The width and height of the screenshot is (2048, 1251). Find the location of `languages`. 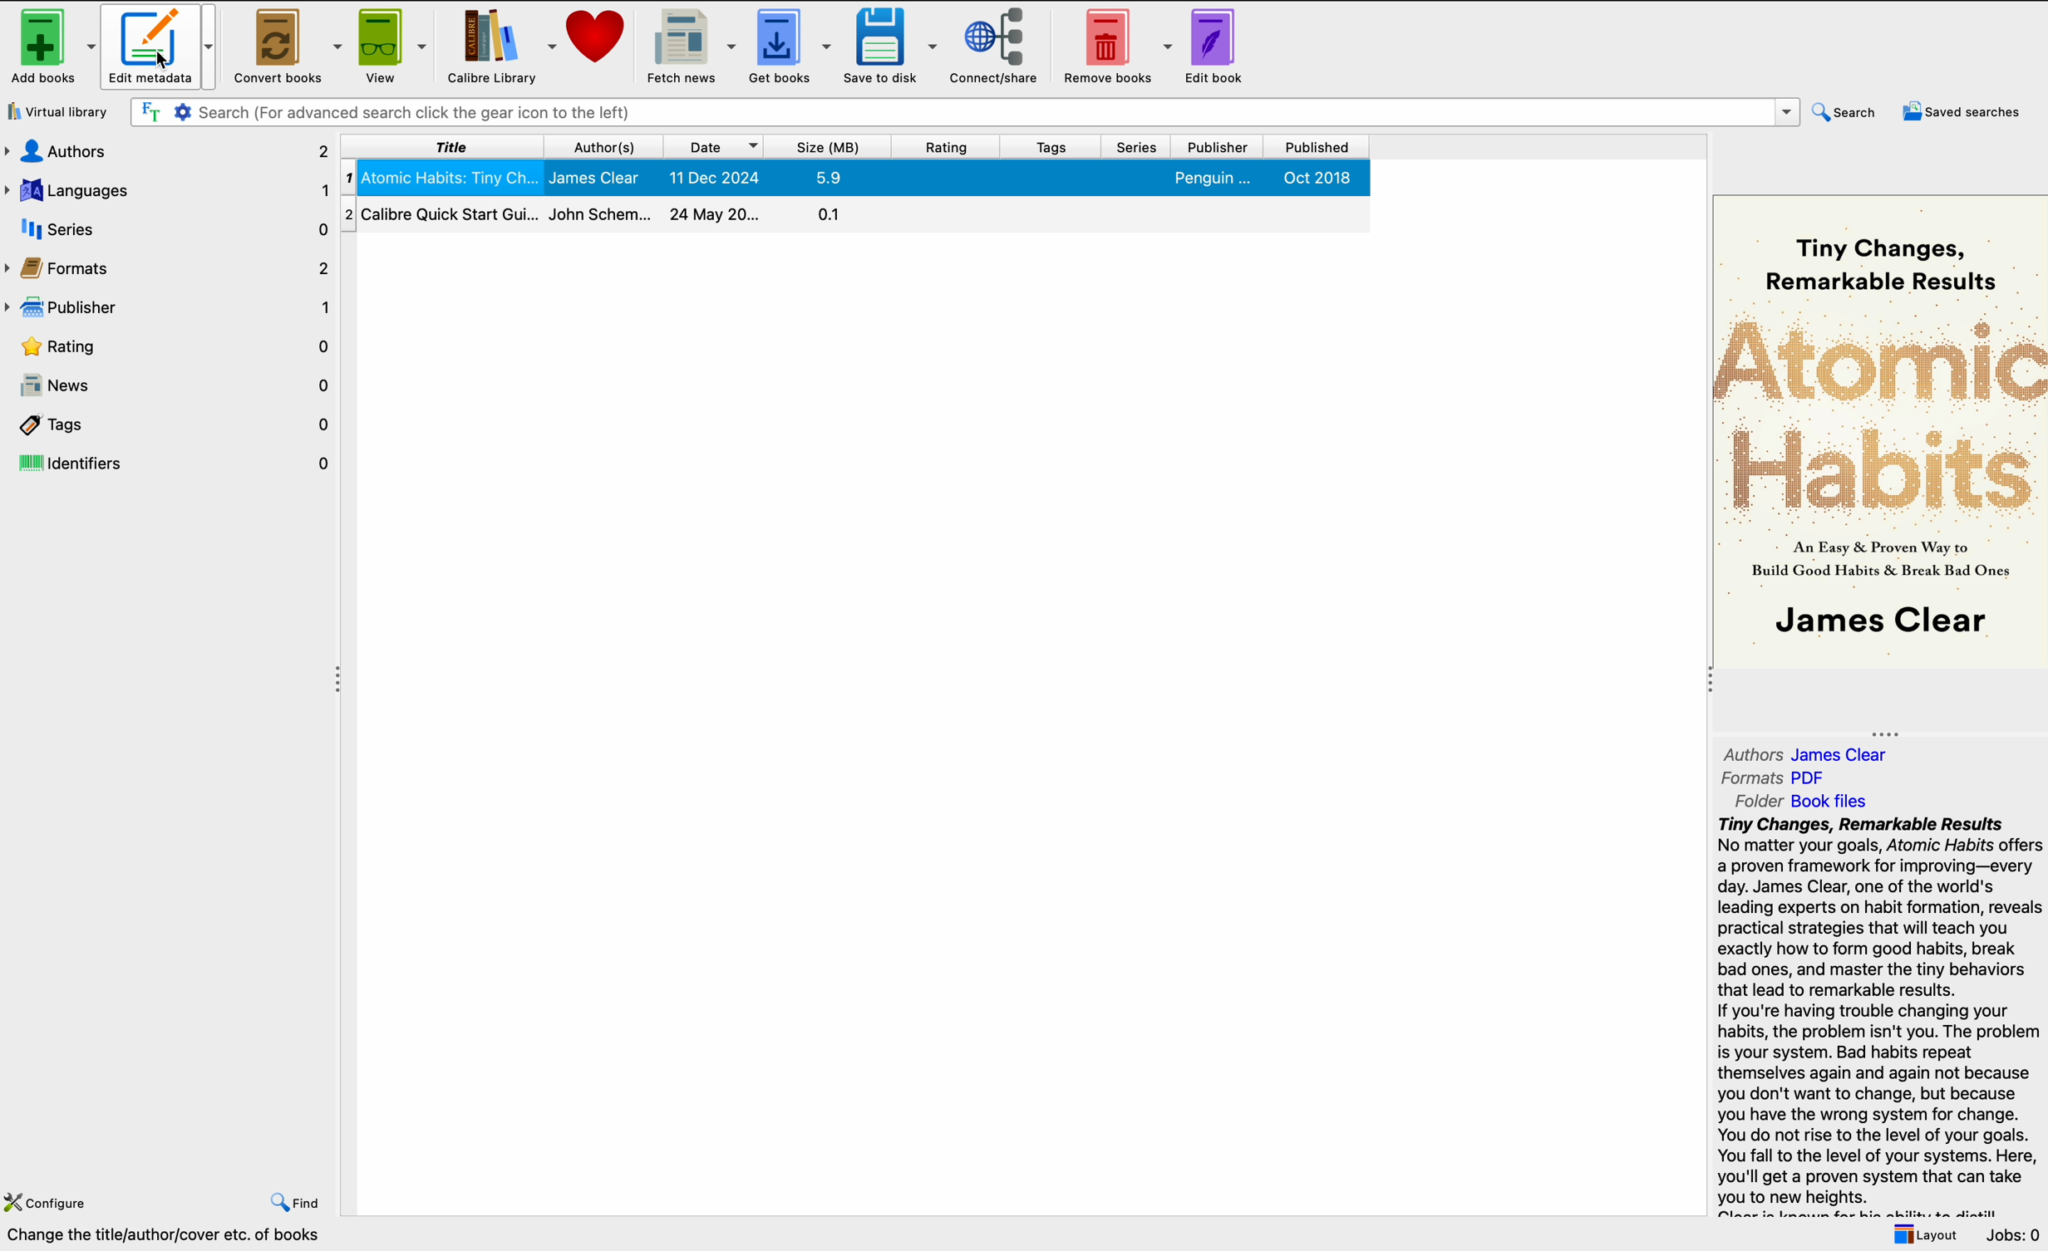

languages is located at coordinates (168, 187).